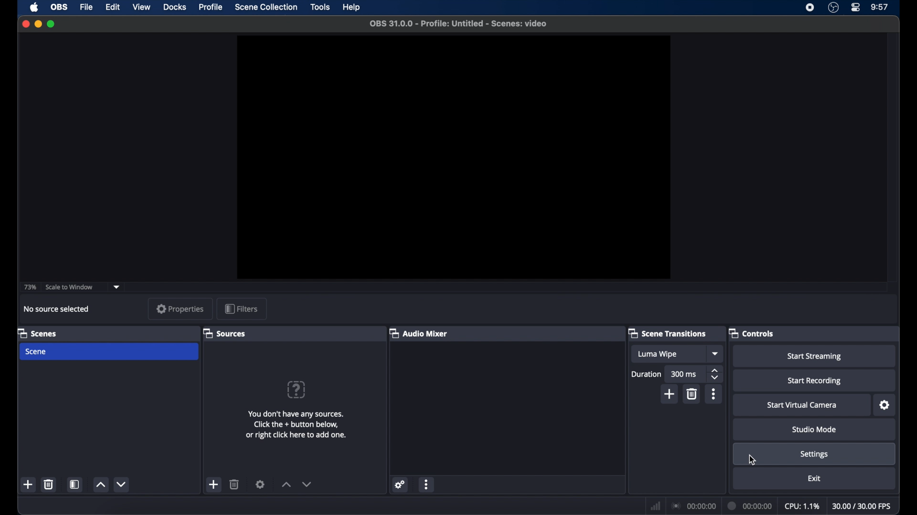  Describe the element at coordinates (175, 7) in the screenshot. I see `docks` at that location.